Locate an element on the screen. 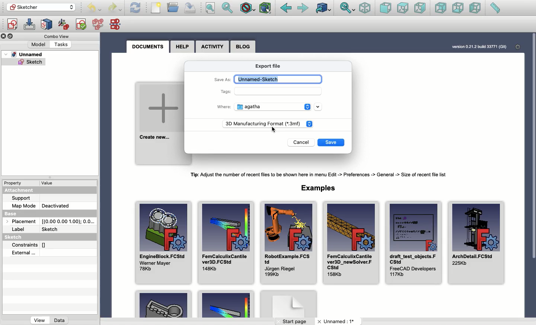 Image resolution: width=536 pixels, height=325 pixels. Left is located at coordinates (476, 9).